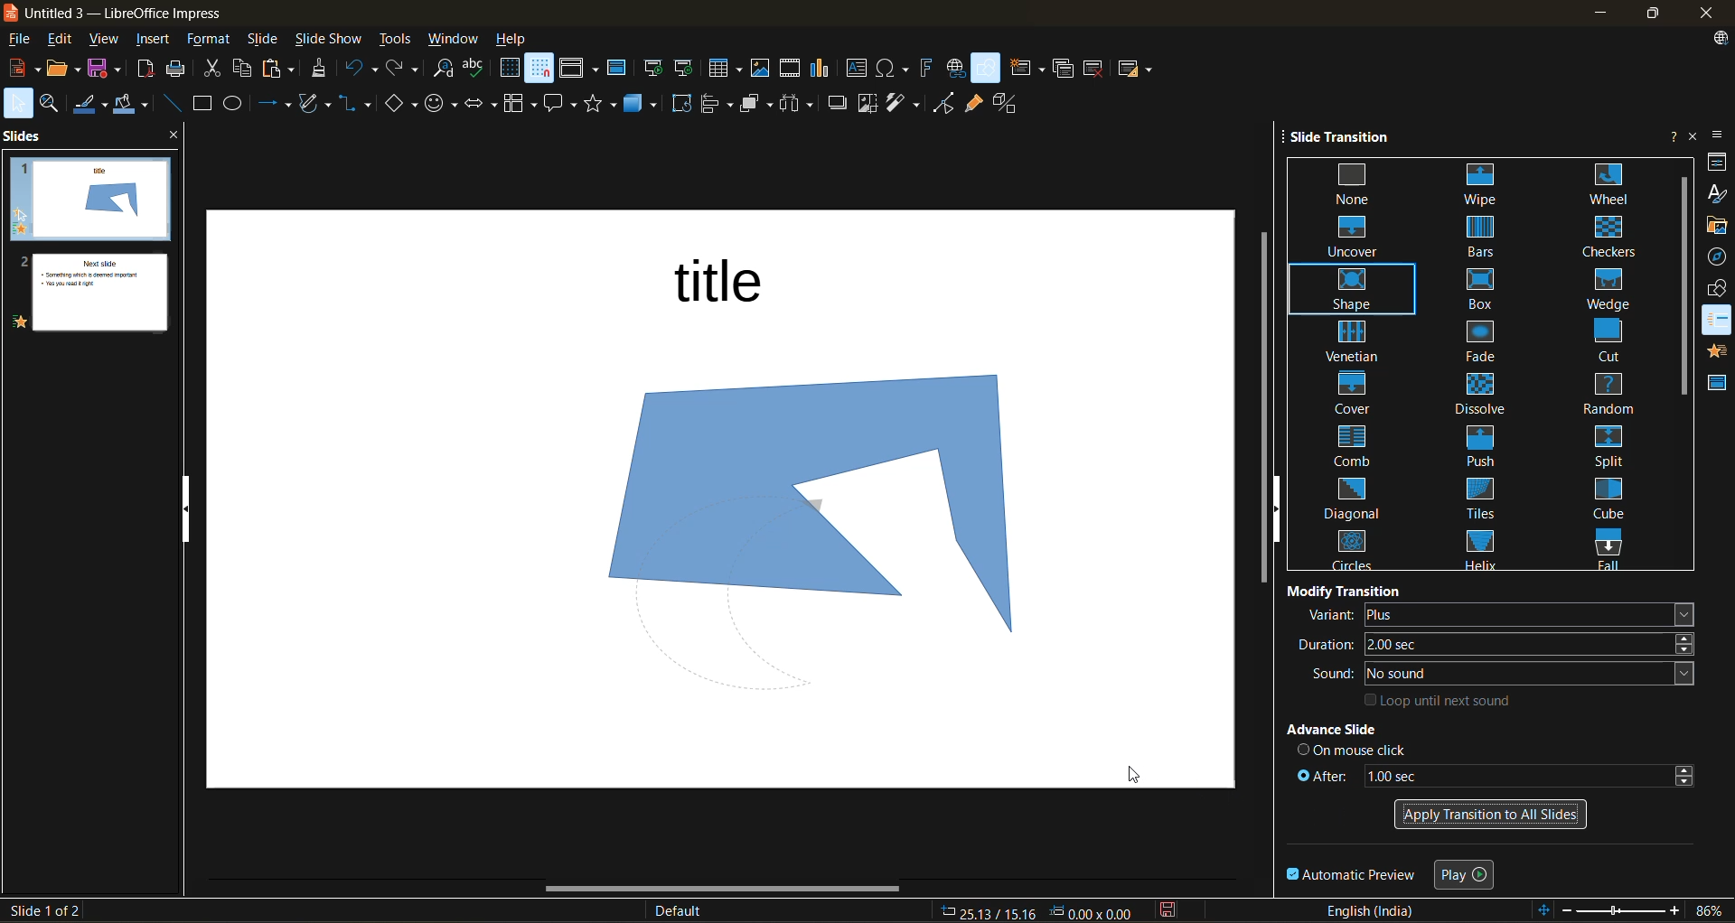  I want to click on arrange, so click(757, 106).